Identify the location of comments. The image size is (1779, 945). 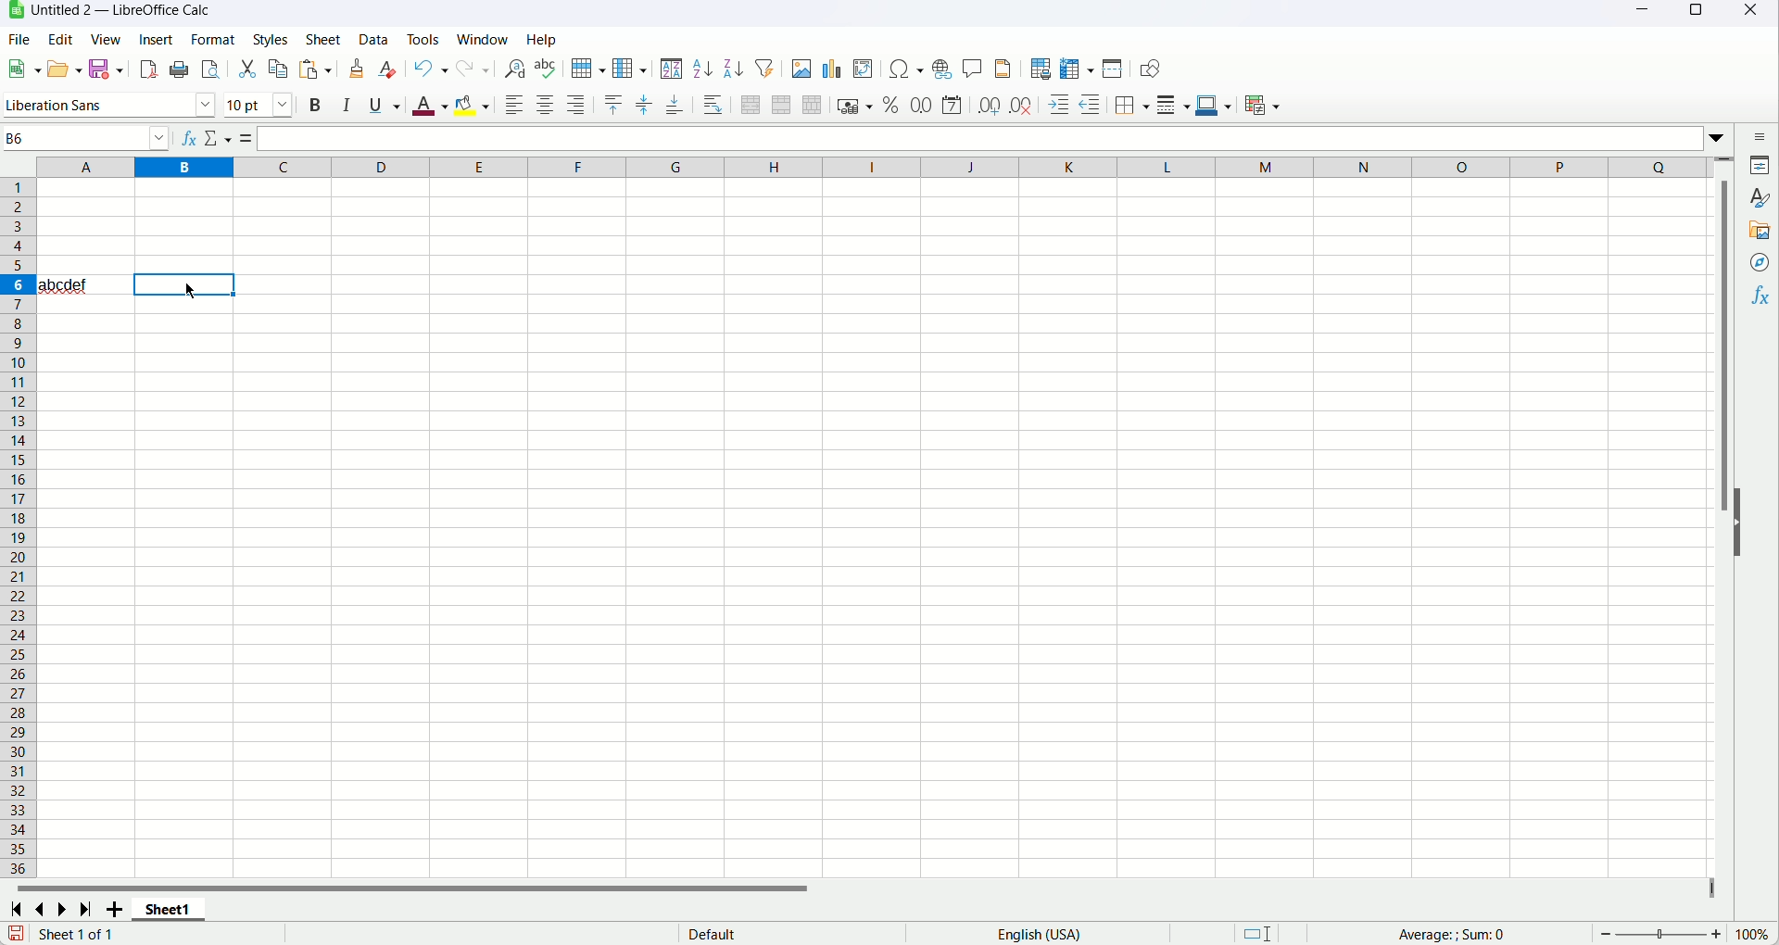
(973, 70).